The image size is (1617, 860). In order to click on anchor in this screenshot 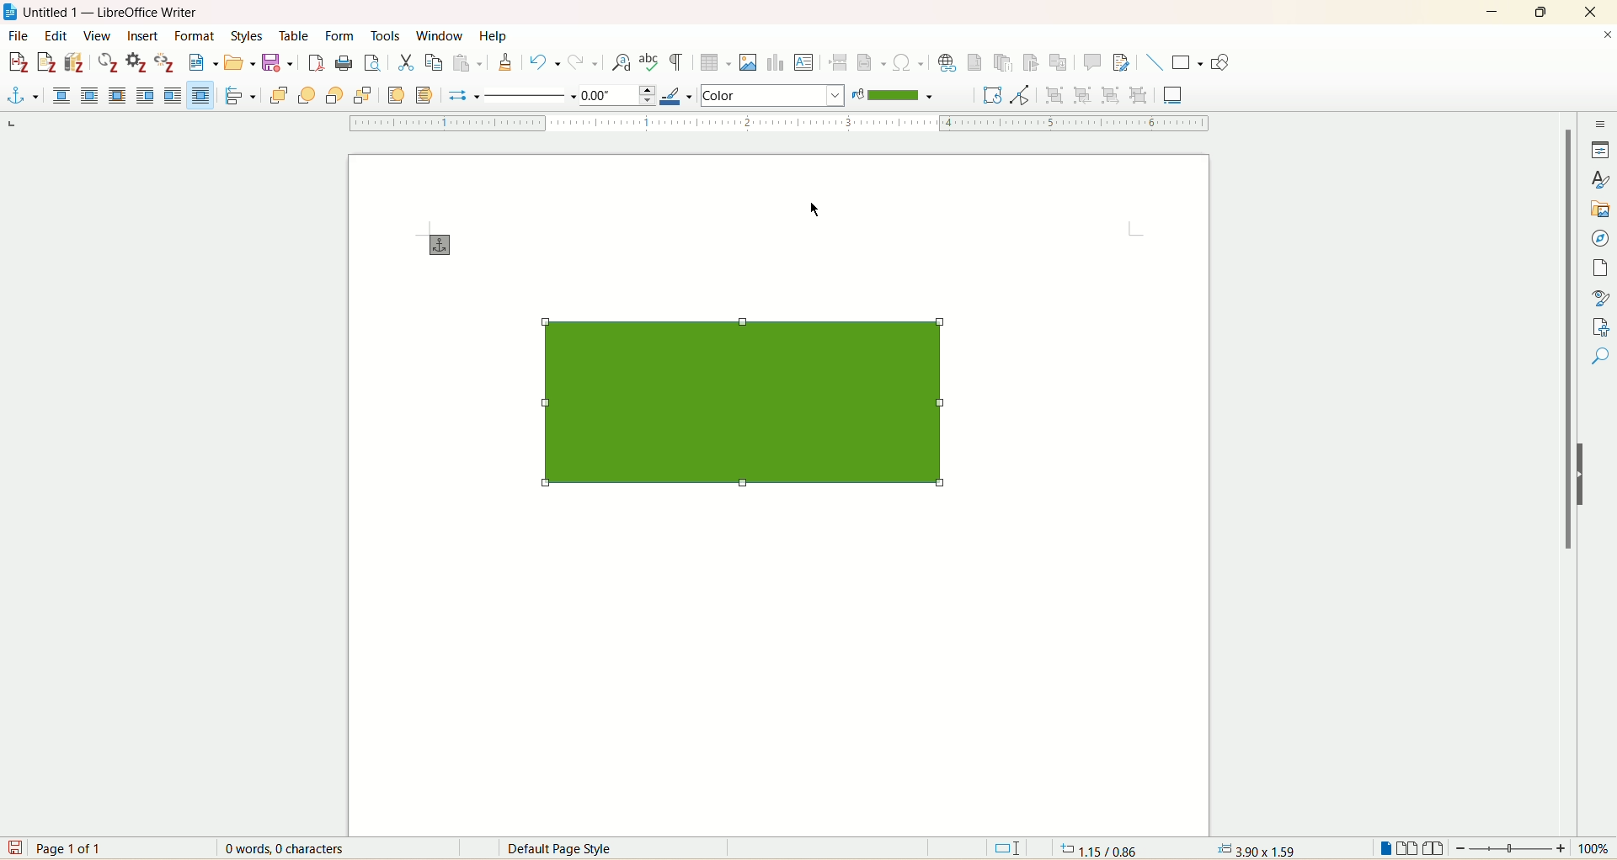, I will do `click(436, 245)`.